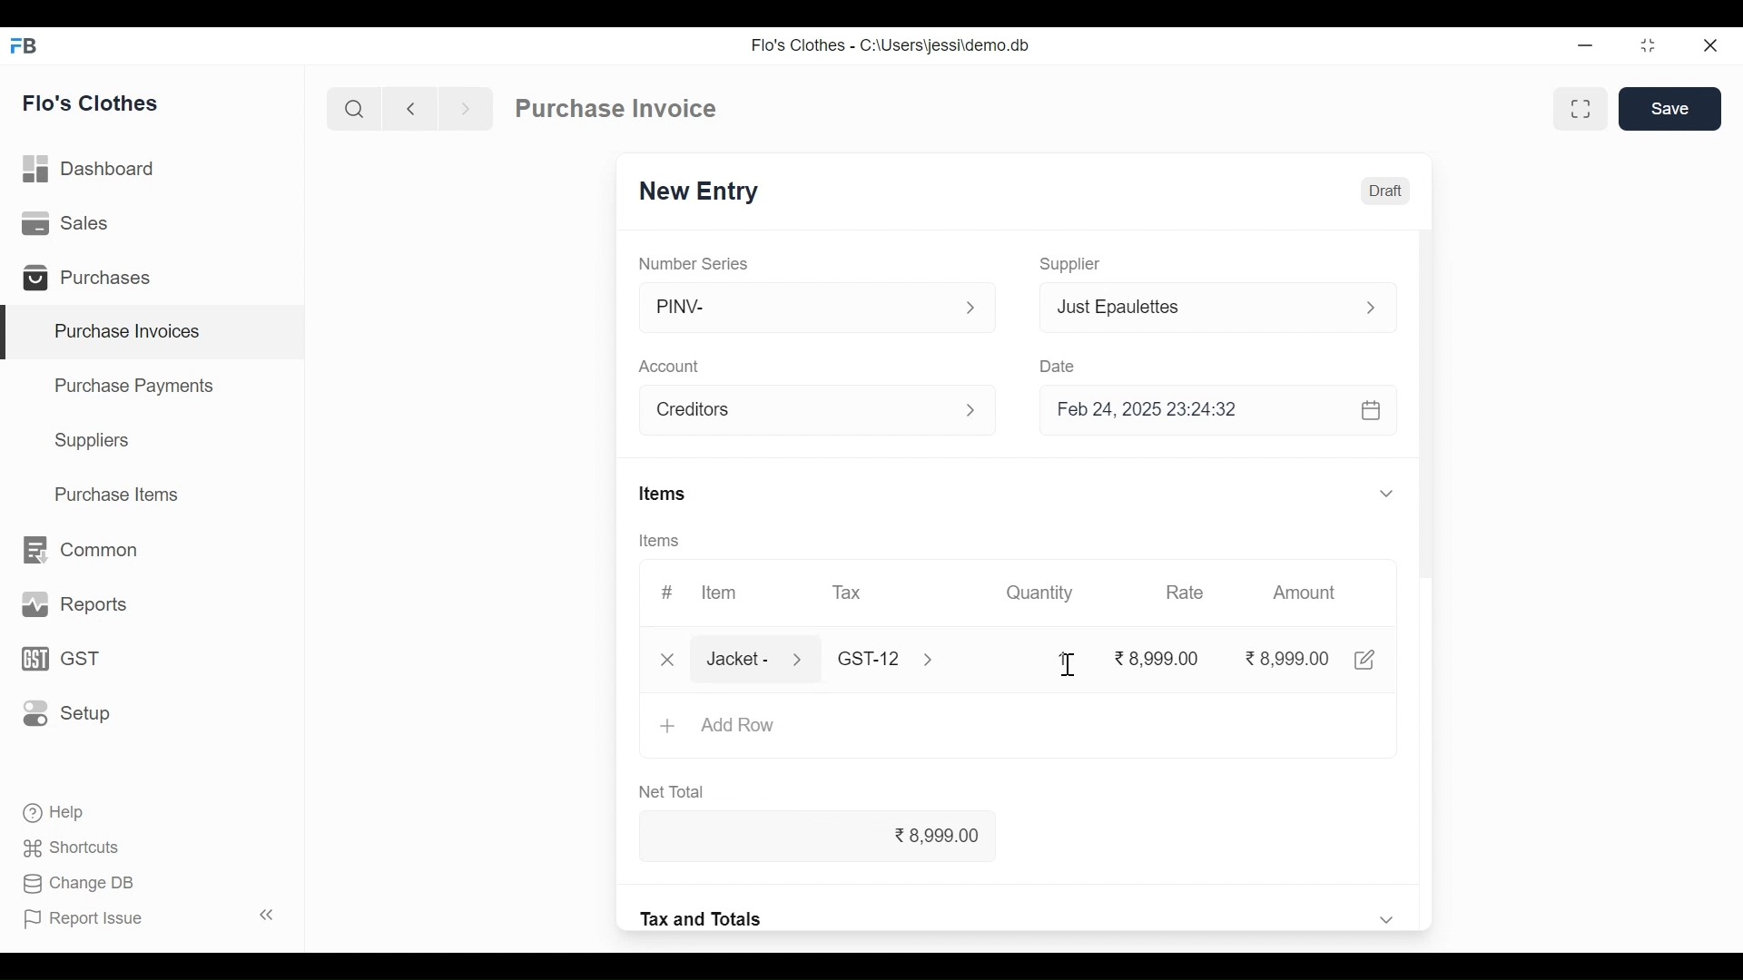 This screenshot has width=1743, height=980. I want to click on 8,999.00, so click(839, 838).